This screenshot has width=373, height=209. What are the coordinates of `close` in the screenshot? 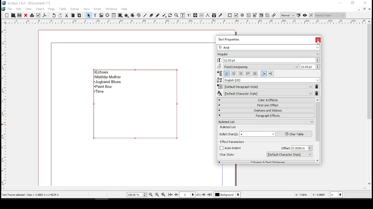 It's located at (26, 15).